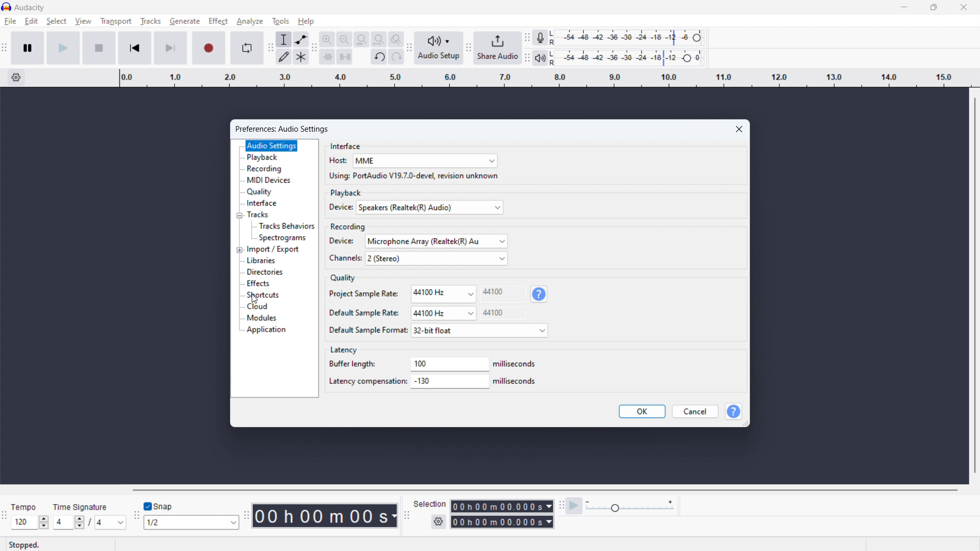  I want to click on effects, so click(260, 284).